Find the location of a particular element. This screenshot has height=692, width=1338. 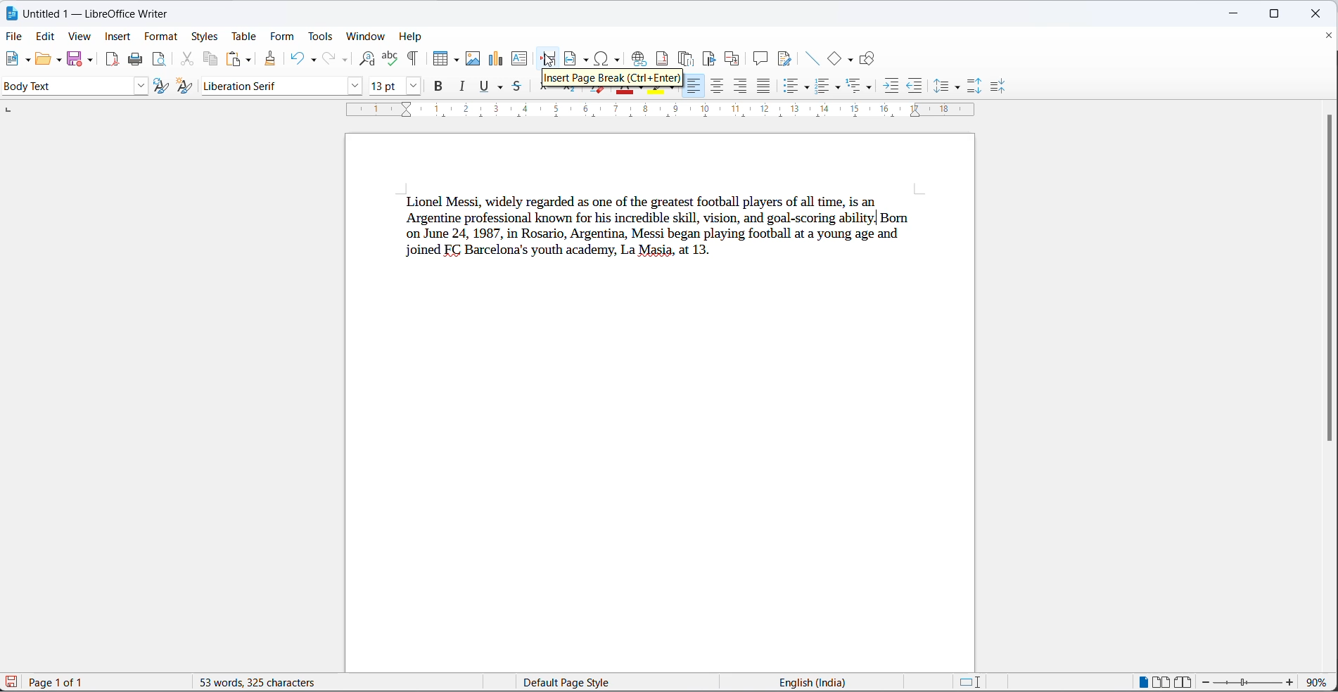

character highlighting icon is located at coordinates (653, 93).